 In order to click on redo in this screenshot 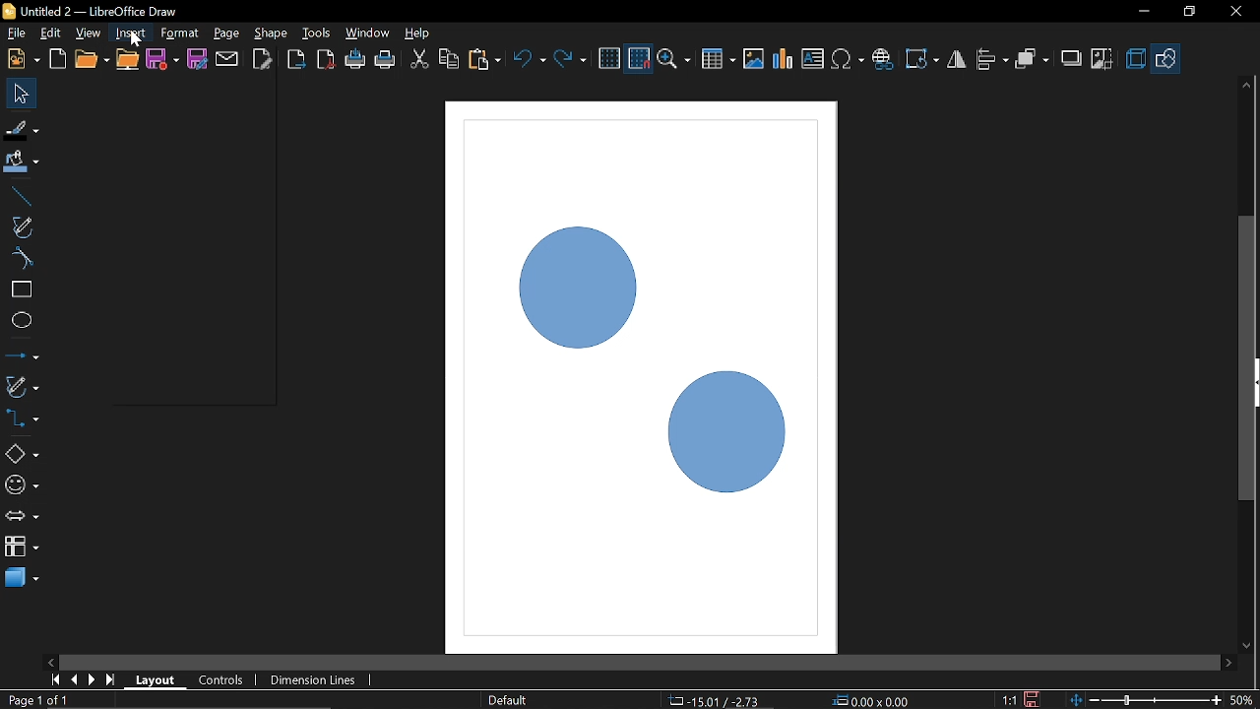, I will do `click(570, 59)`.